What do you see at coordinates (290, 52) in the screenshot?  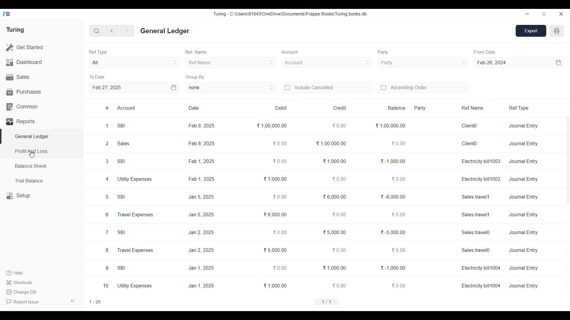 I see `Account` at bounding box center [290, 52].